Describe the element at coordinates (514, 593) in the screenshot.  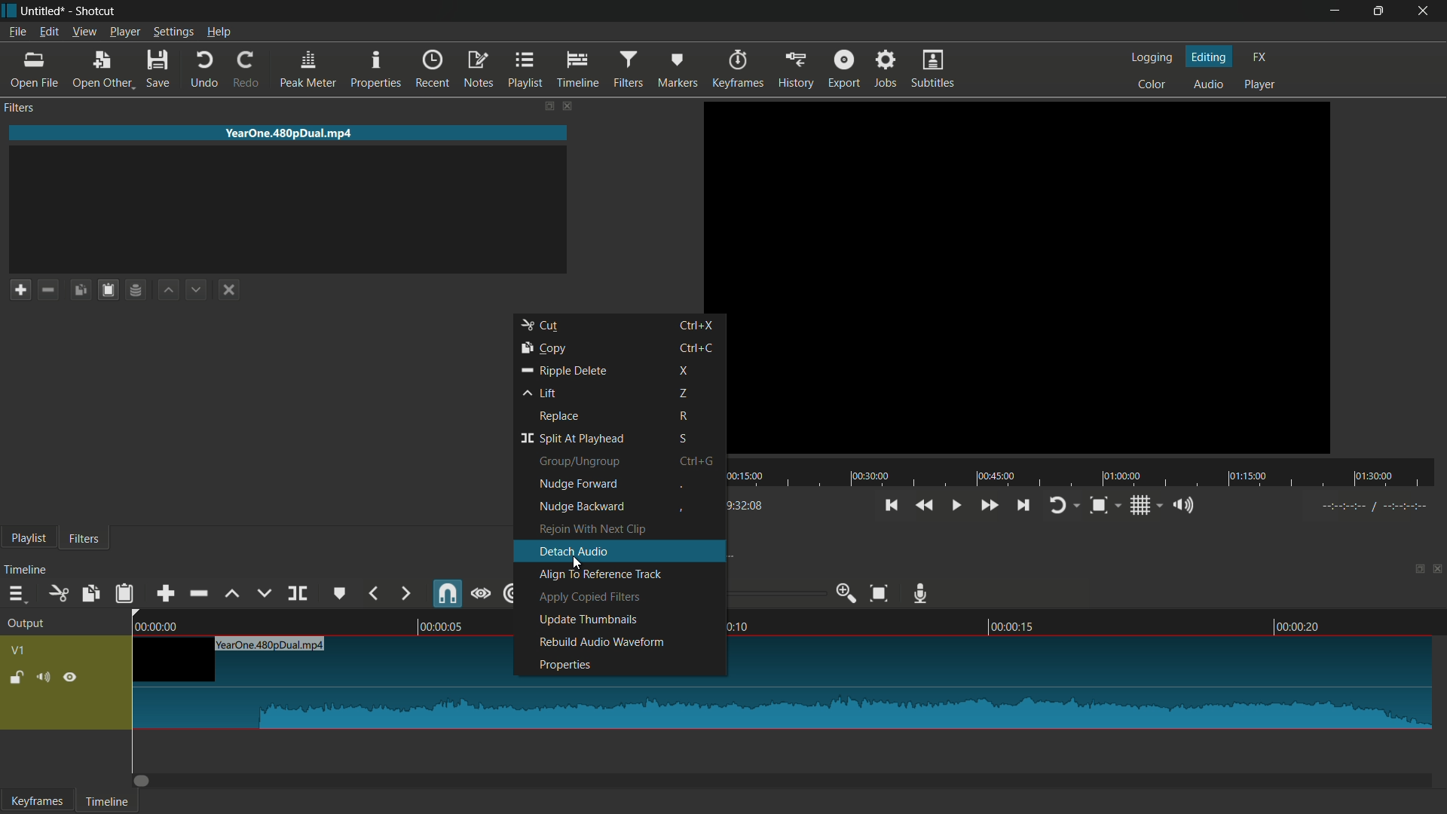
I see `ripple` at that location.